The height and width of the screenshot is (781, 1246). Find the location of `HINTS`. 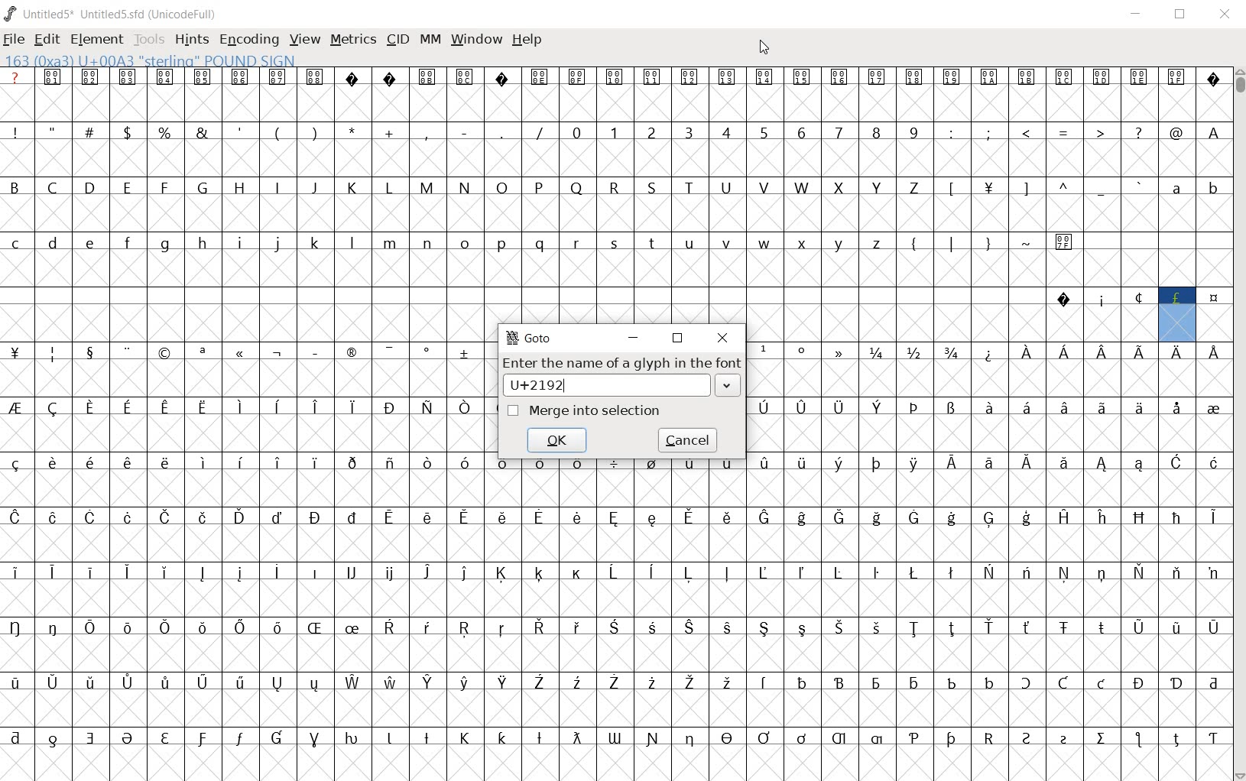

HINTS is located at coordinates (190, 39).